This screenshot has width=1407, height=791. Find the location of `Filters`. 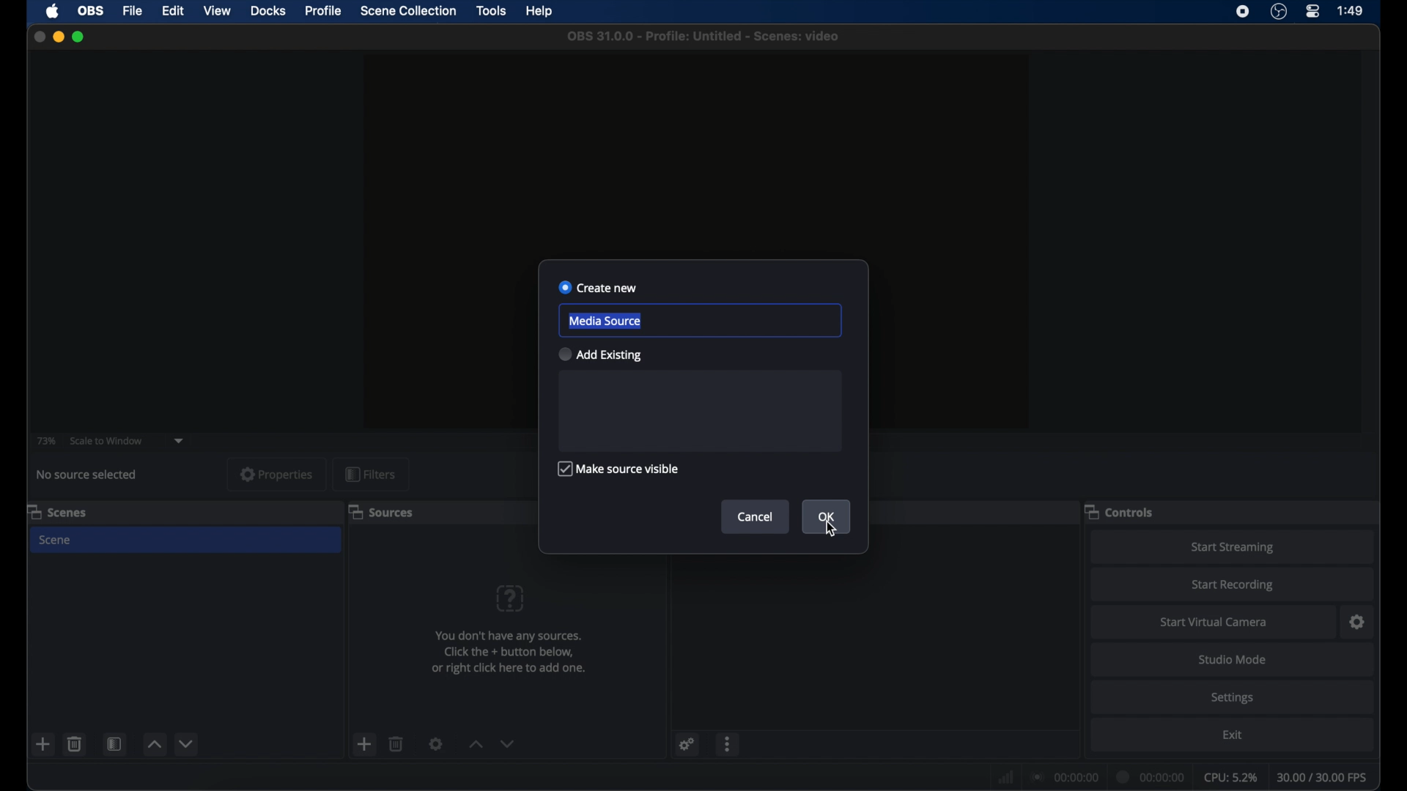

Filters is located at coordinates (372, 474).